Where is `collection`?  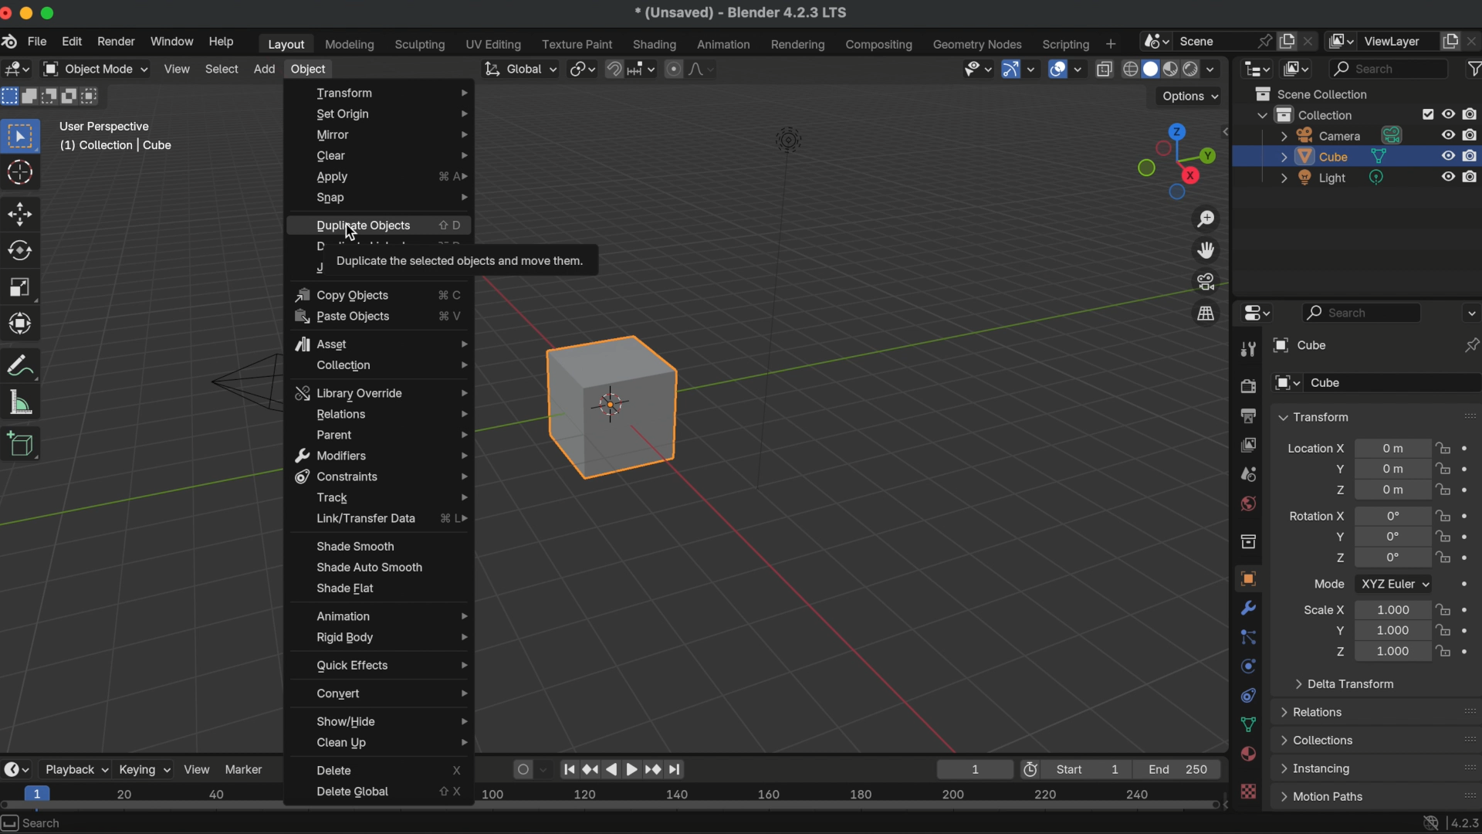 collection is located at coordinates (1305, 114).